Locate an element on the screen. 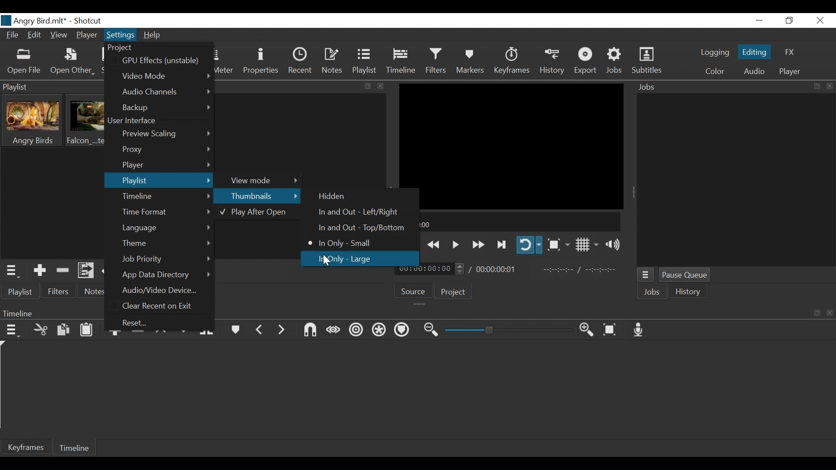  Cut is located at coordinates (40, 331).